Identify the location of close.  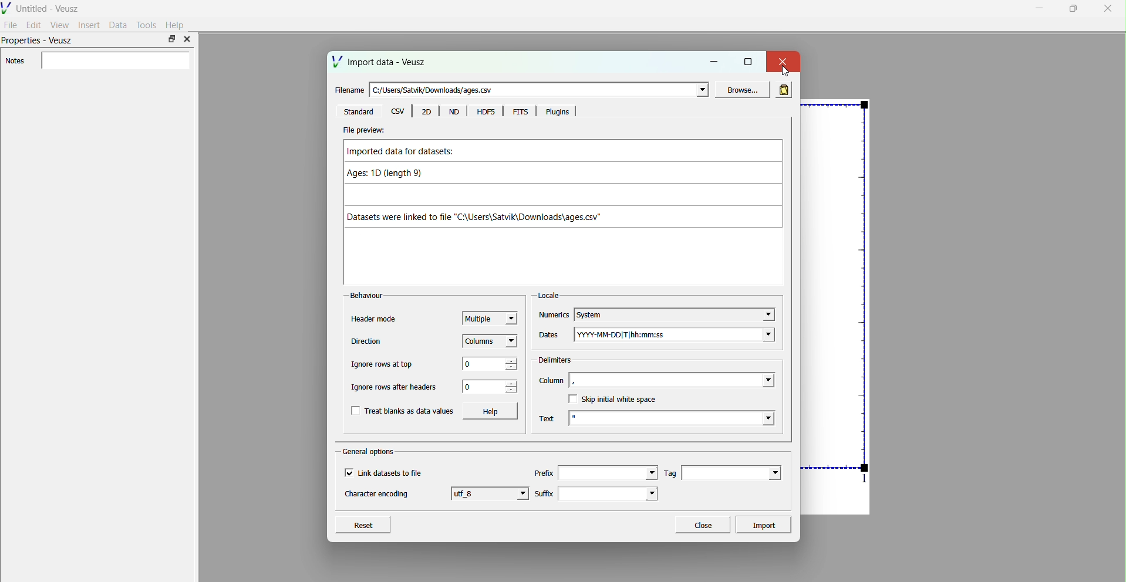
(1107, 9).